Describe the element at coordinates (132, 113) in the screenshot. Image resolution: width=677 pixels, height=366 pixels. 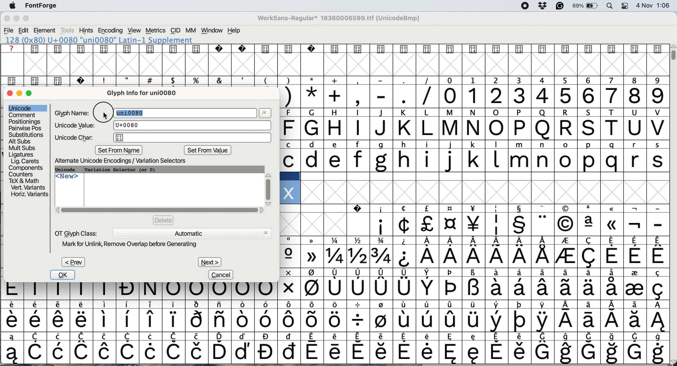
I see `highlight text` at that location.